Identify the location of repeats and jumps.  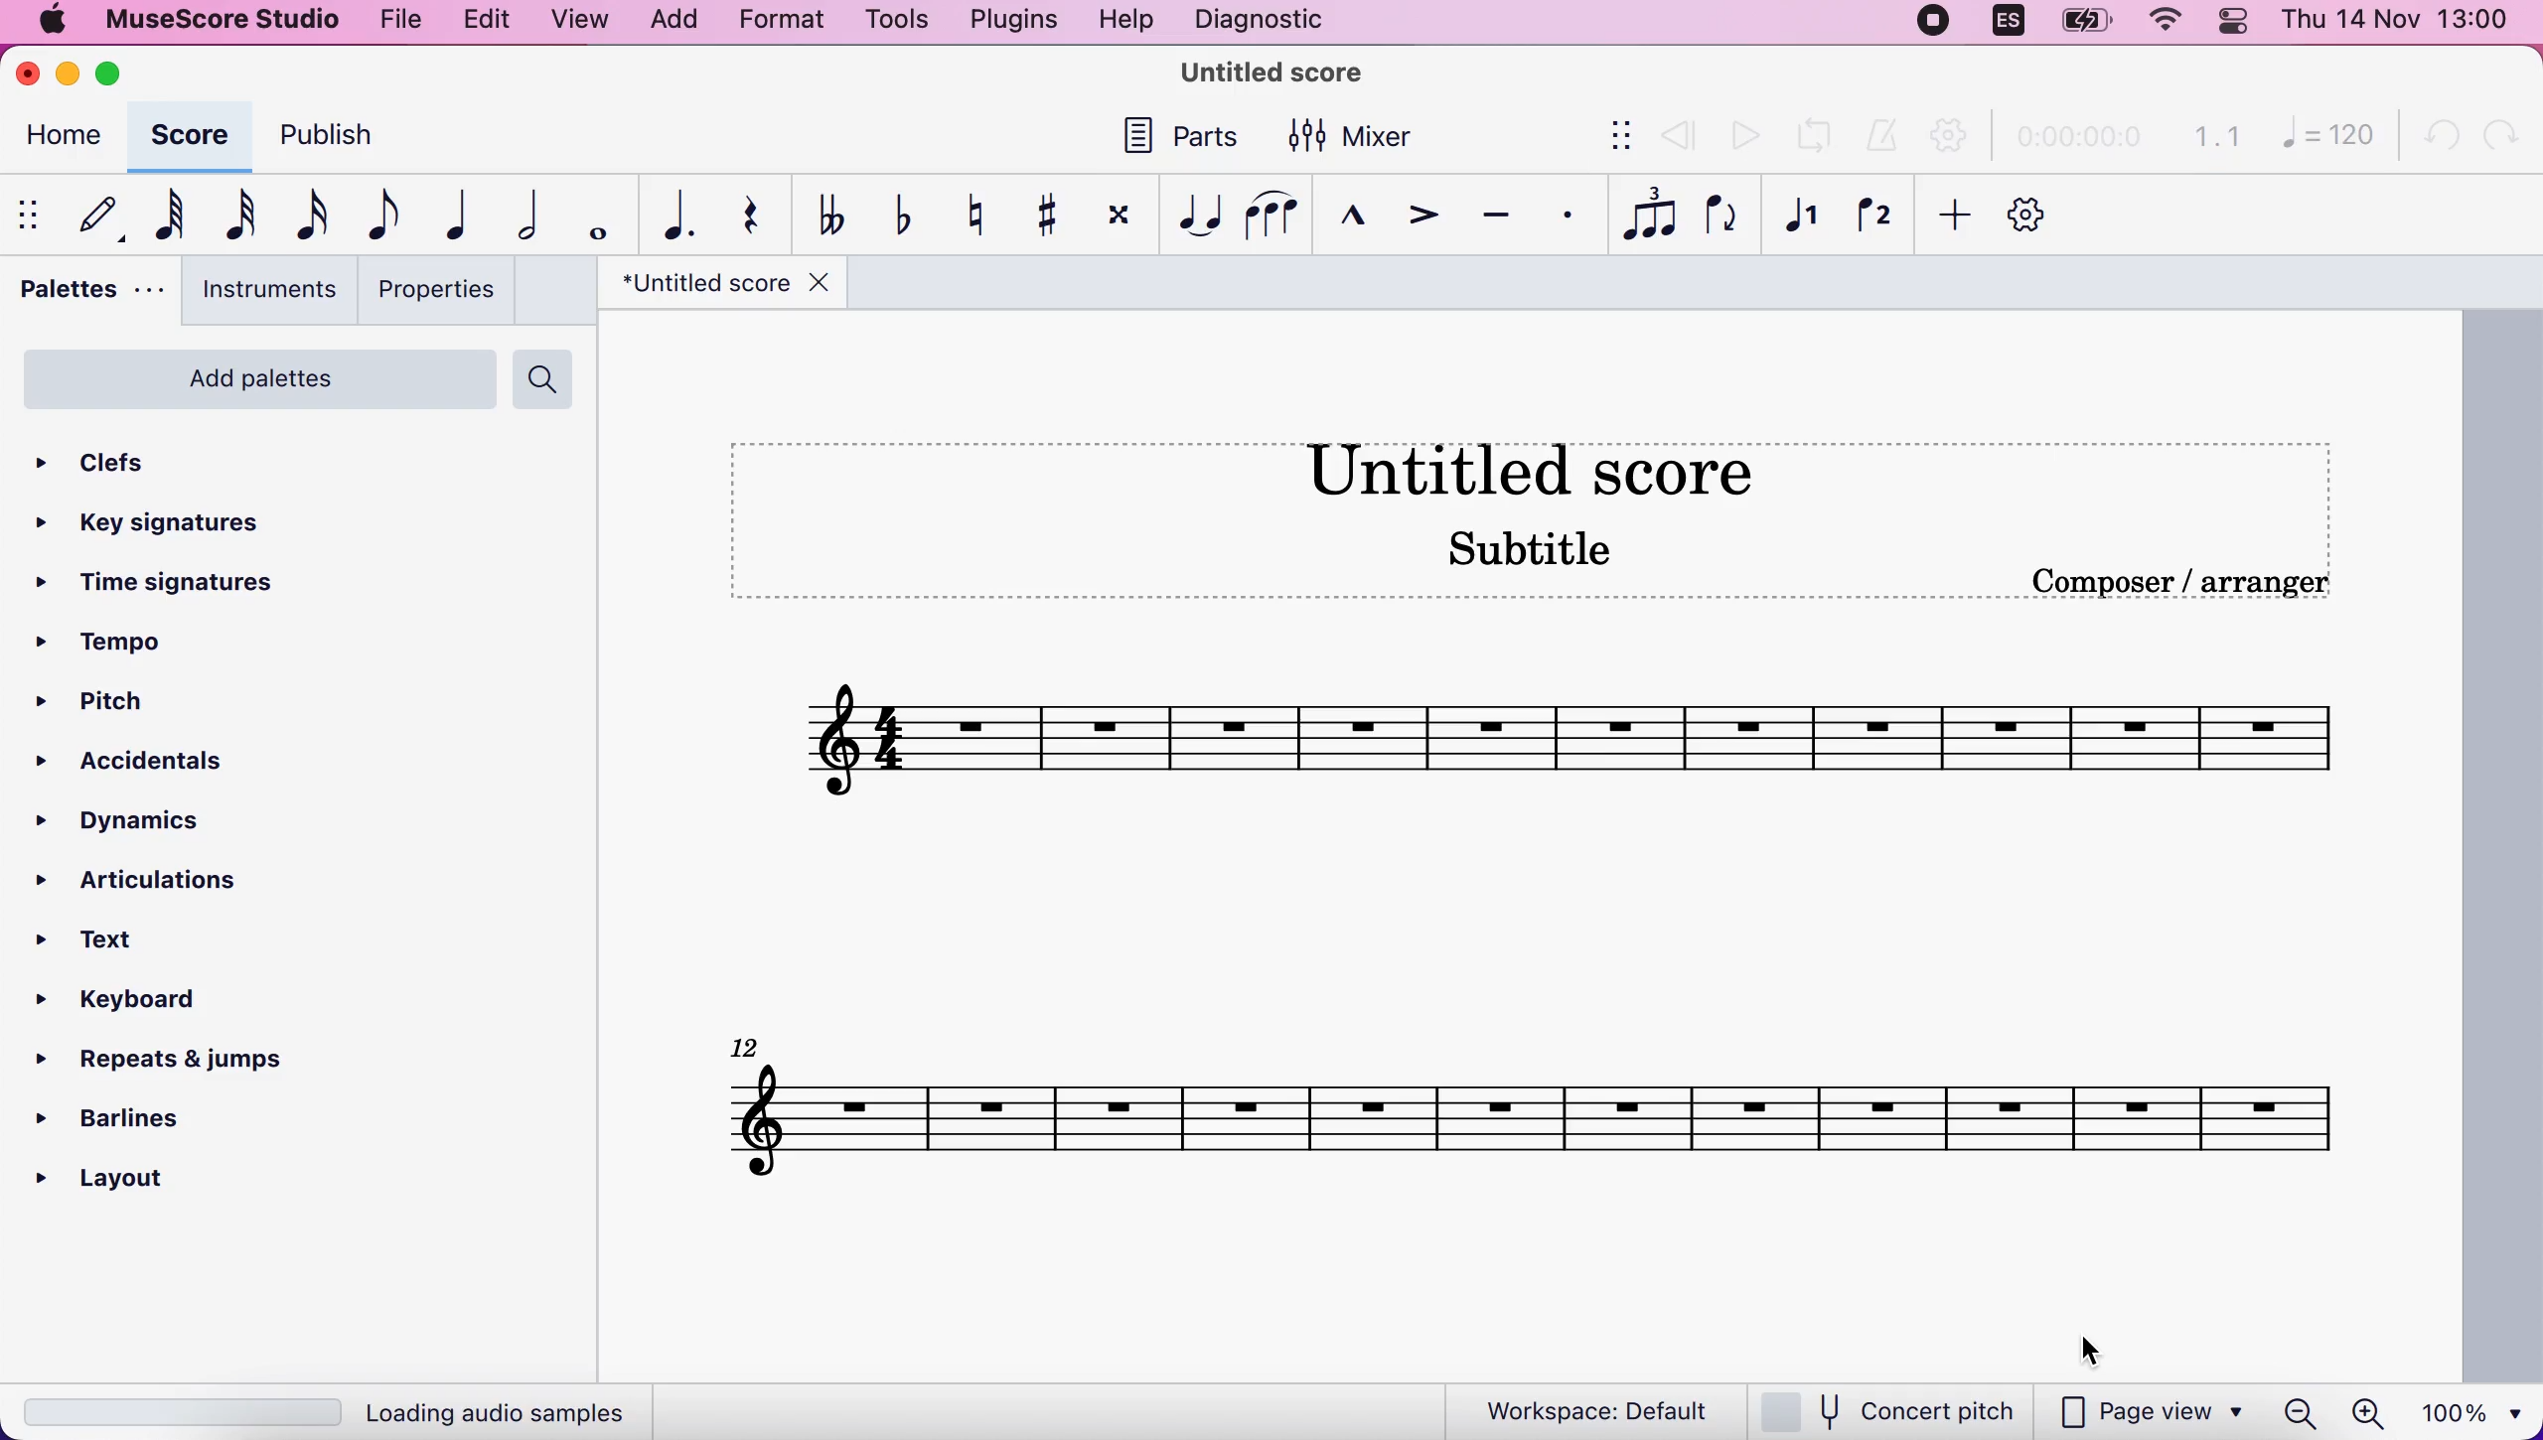
(170, 1061).